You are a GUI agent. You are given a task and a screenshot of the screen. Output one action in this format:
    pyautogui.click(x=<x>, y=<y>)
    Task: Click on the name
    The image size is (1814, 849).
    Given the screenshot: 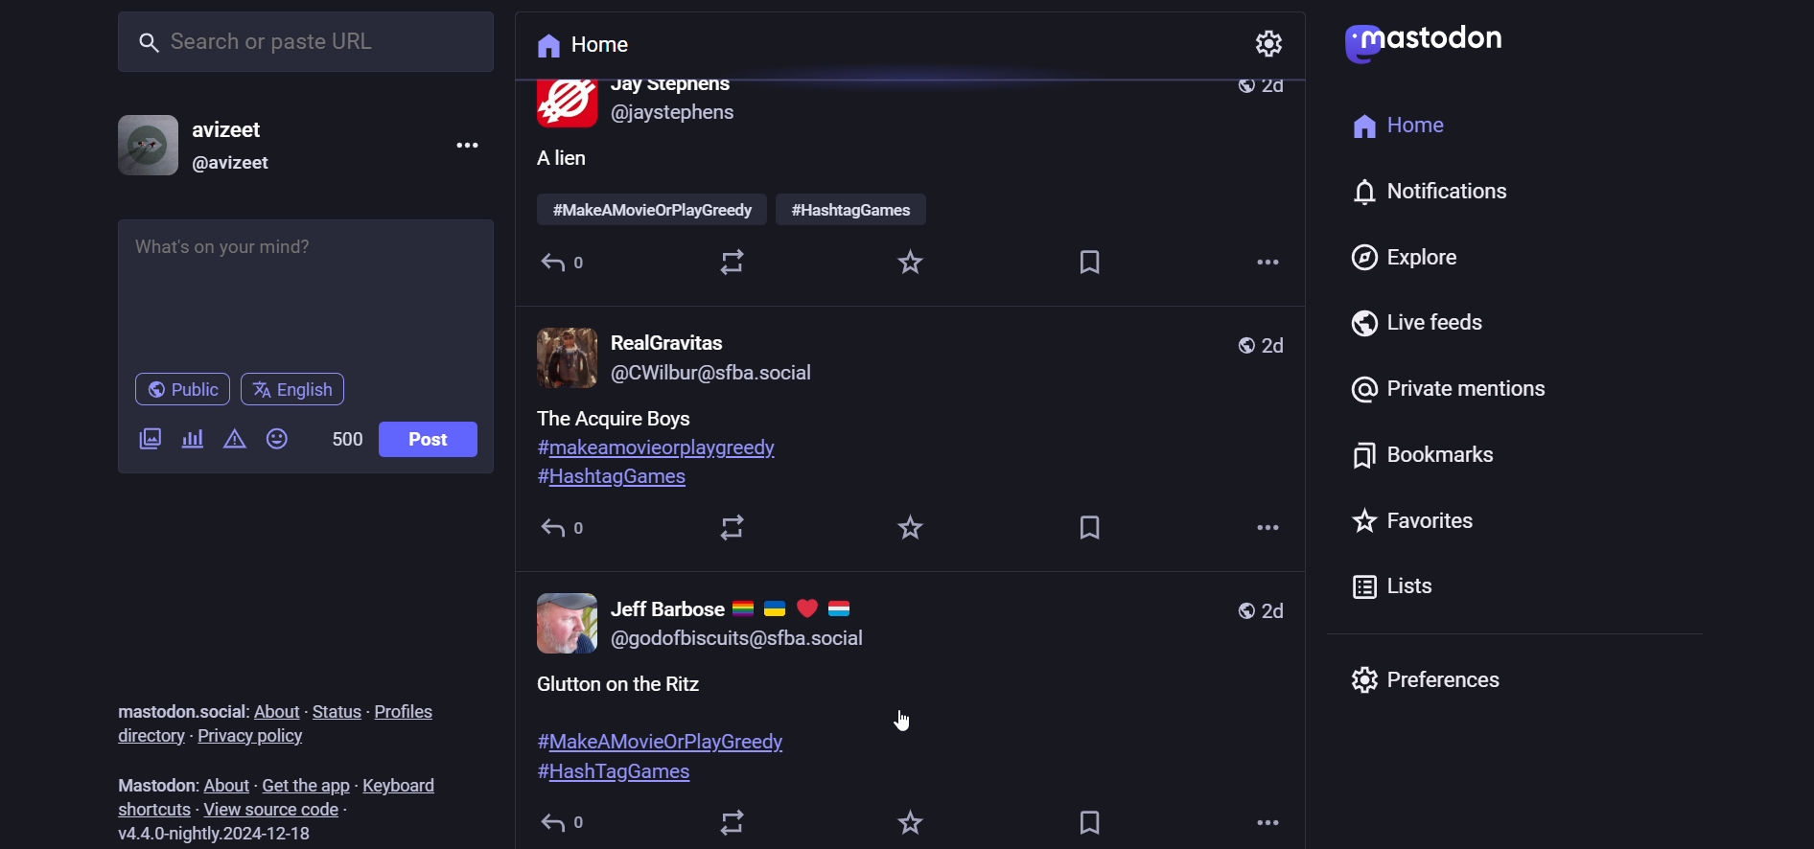 What is the action you would take?
    pyautogui.click(x=251, y=128)
    